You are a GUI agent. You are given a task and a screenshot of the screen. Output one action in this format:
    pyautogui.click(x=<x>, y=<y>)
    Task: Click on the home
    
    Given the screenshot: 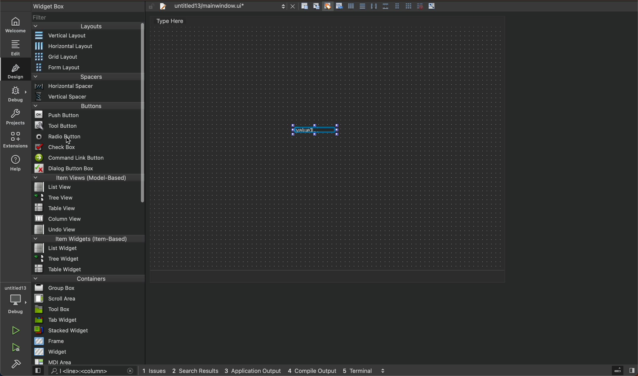 What is the action you would take?
    pyautogui.click(x=18, y=25)
    